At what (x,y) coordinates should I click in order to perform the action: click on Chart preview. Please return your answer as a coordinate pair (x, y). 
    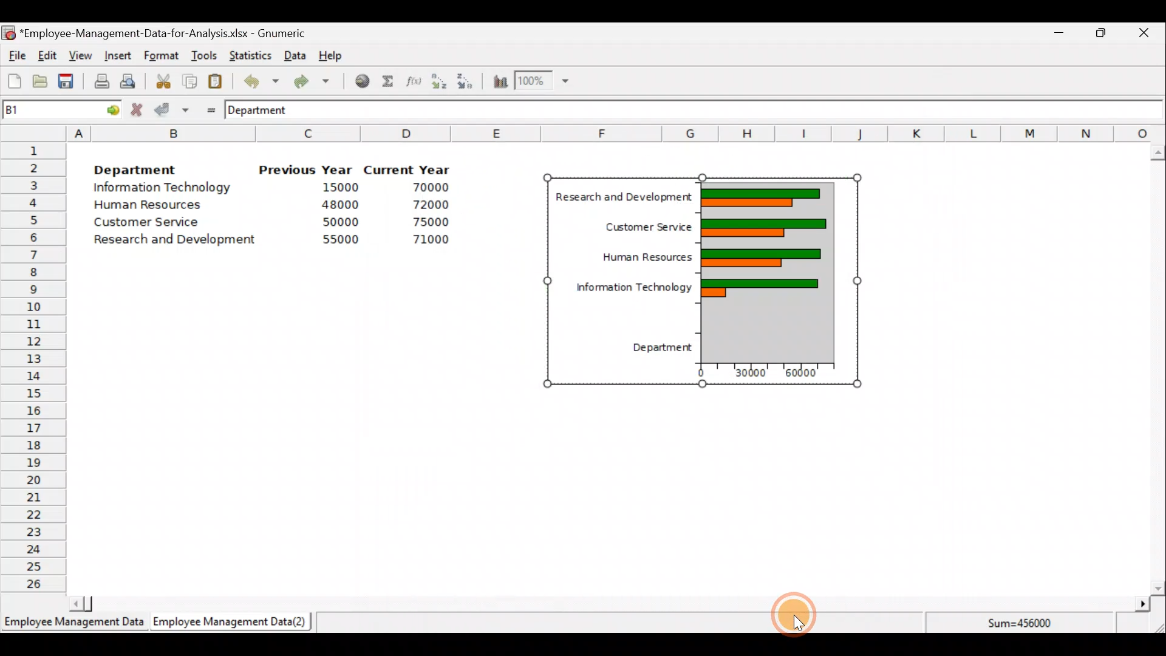
    Looking at the image, I should click on (769, 272).